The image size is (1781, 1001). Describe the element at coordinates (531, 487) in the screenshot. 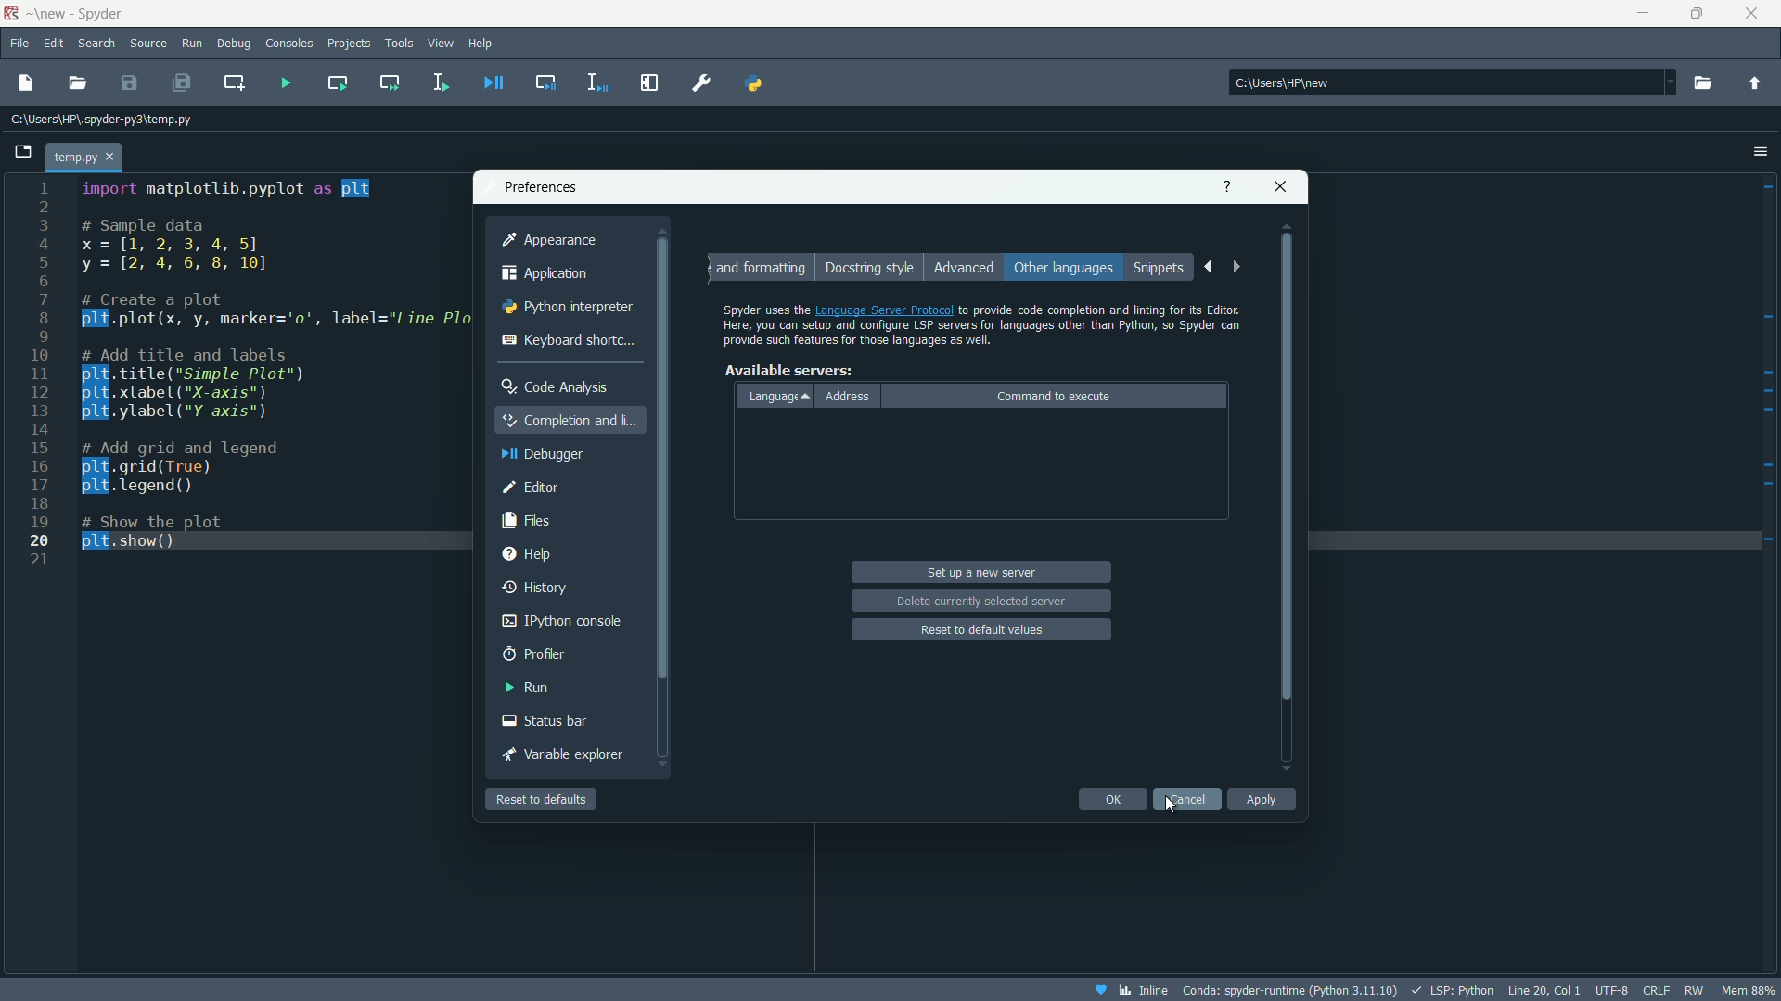

I see `editor` at that location.